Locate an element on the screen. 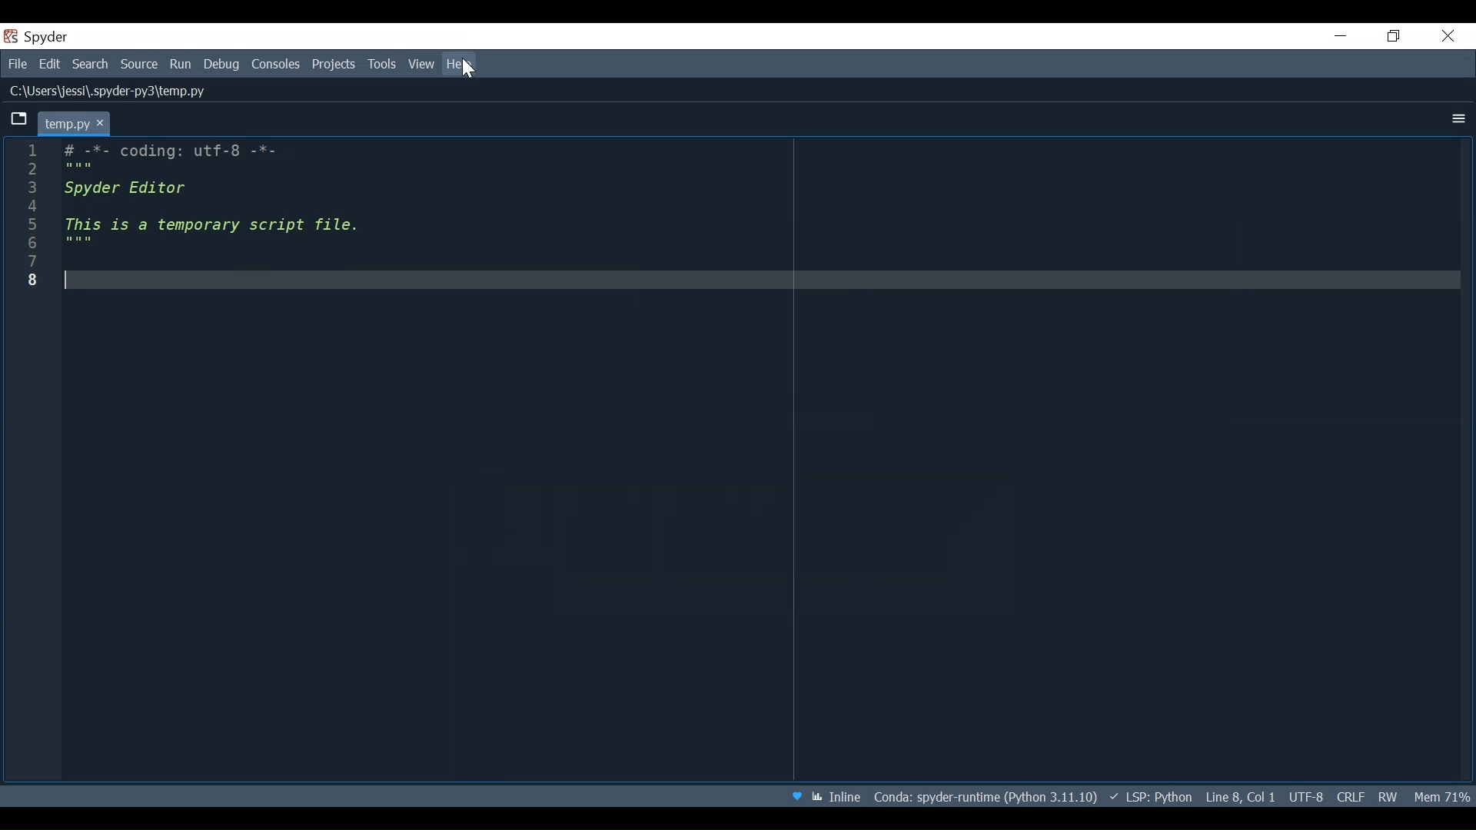  Cursor is located at coordinates (468, 70).